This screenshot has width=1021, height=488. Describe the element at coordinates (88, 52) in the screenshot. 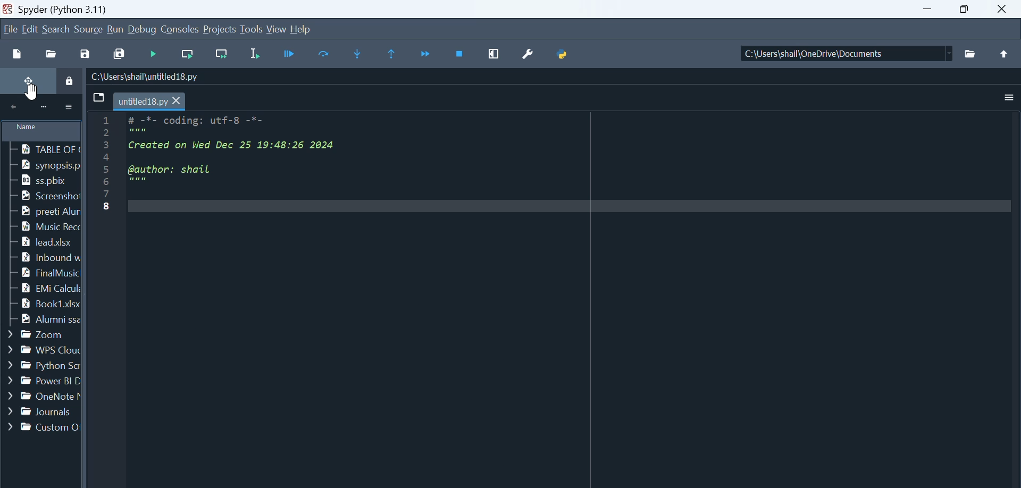

I see `Save` at that location.